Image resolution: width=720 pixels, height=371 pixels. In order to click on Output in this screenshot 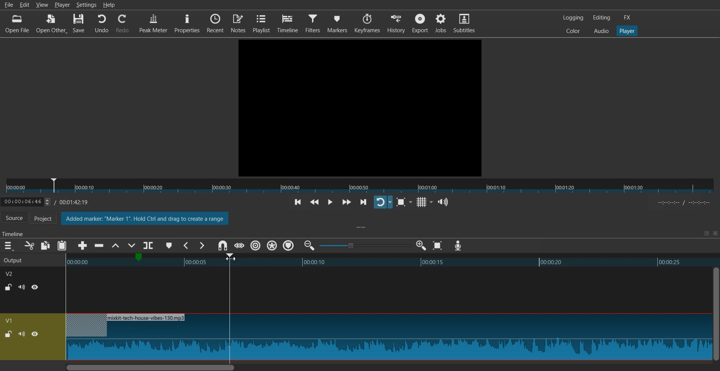, I will do `click(23, 259)`.